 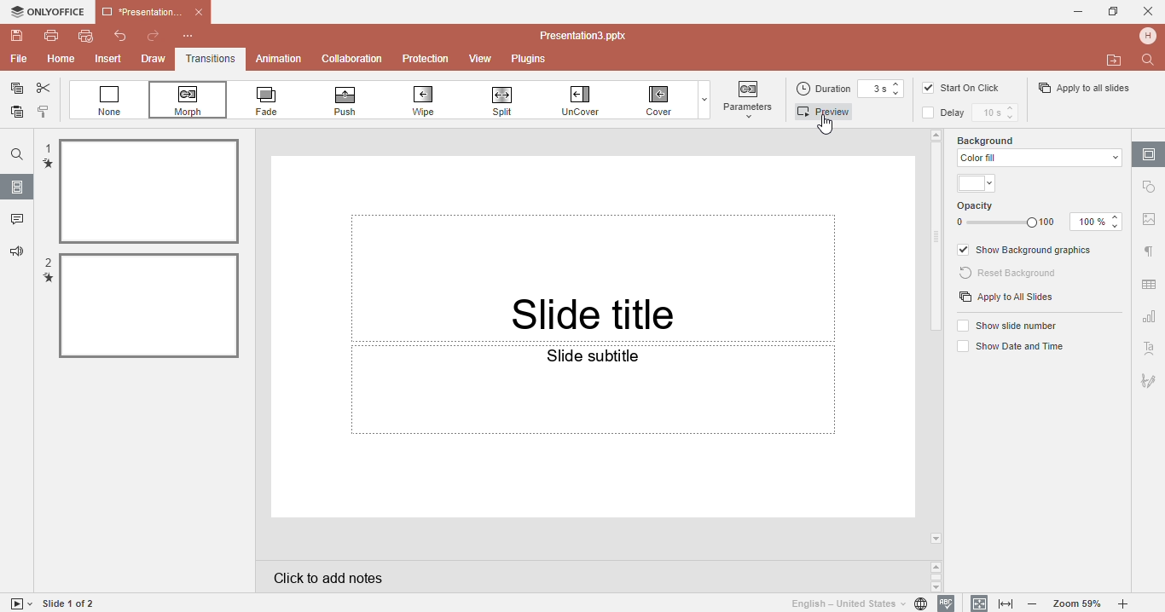 I want to click on Fit to width, so click(x=1007, y=604).